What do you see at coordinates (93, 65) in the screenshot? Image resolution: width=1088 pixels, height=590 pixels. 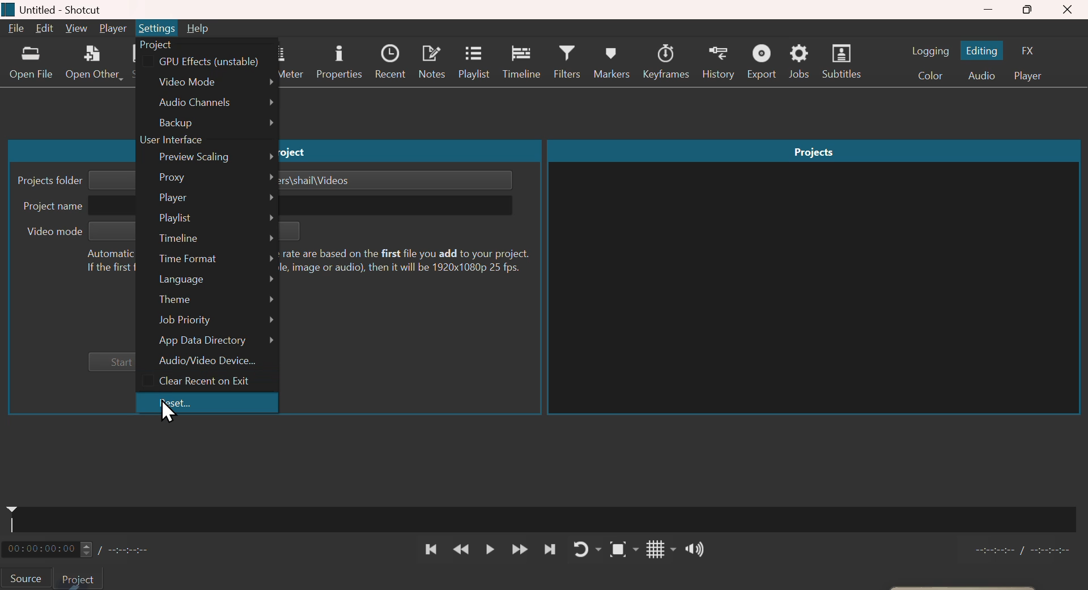 I see `Open another` at bounding box center [93, 65].